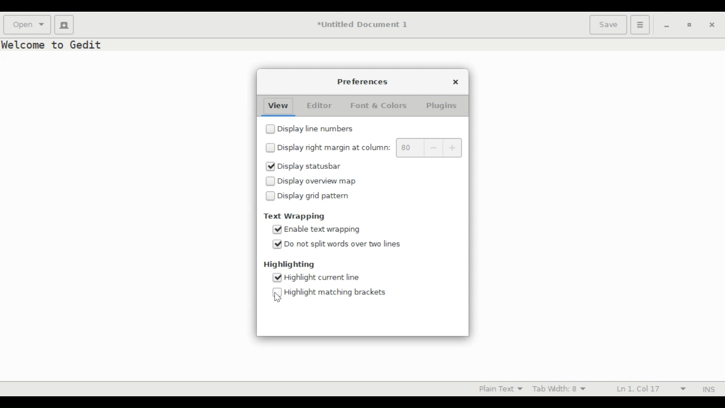 This screenshot has height=408, width=725. What do you see at coordinates (318, 105) in the screenshot?
I see `Editor` at bounding box center [318, 105].